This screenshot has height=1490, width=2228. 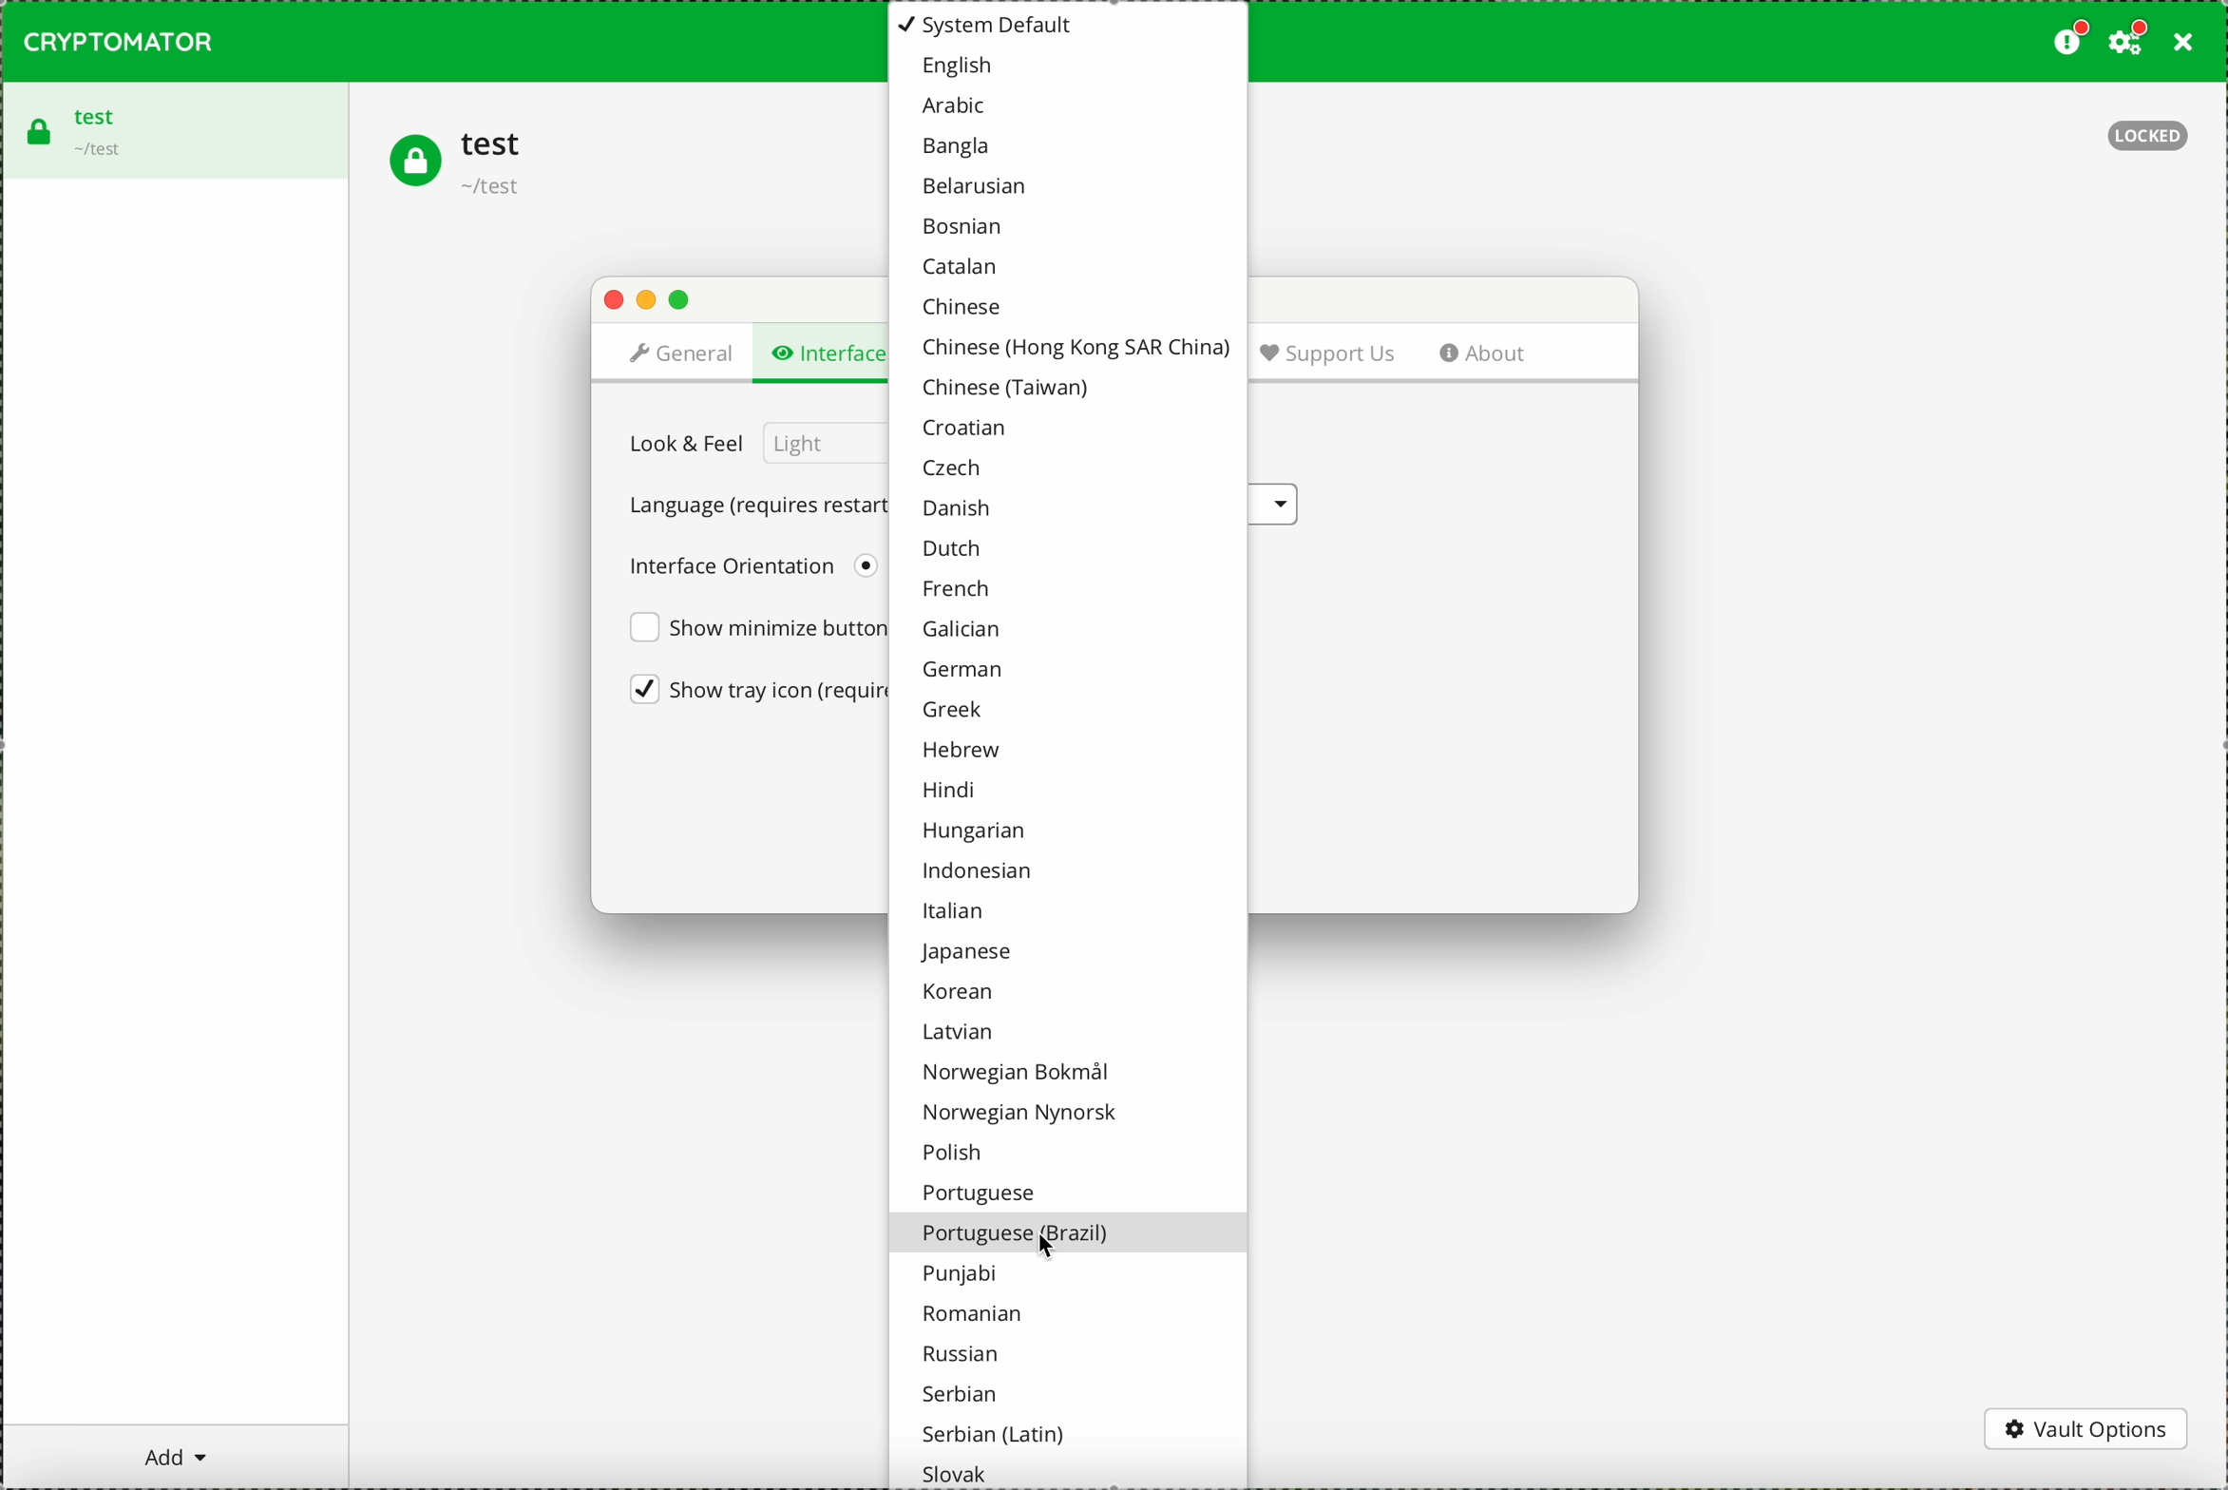 I want to click on chinese (Taiwan), so click(x=1006, y=391).